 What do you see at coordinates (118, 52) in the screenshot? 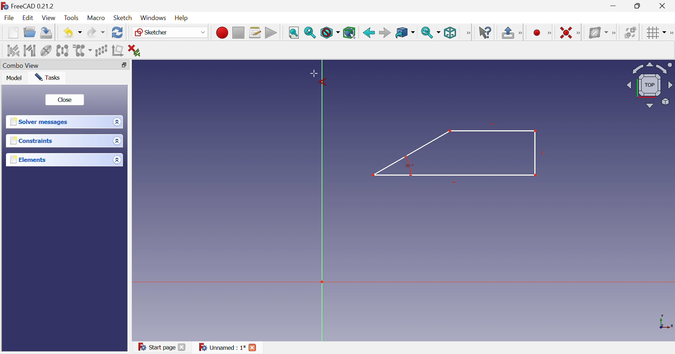
I see `Remove axes alignment` at bounding box center [118, 52].